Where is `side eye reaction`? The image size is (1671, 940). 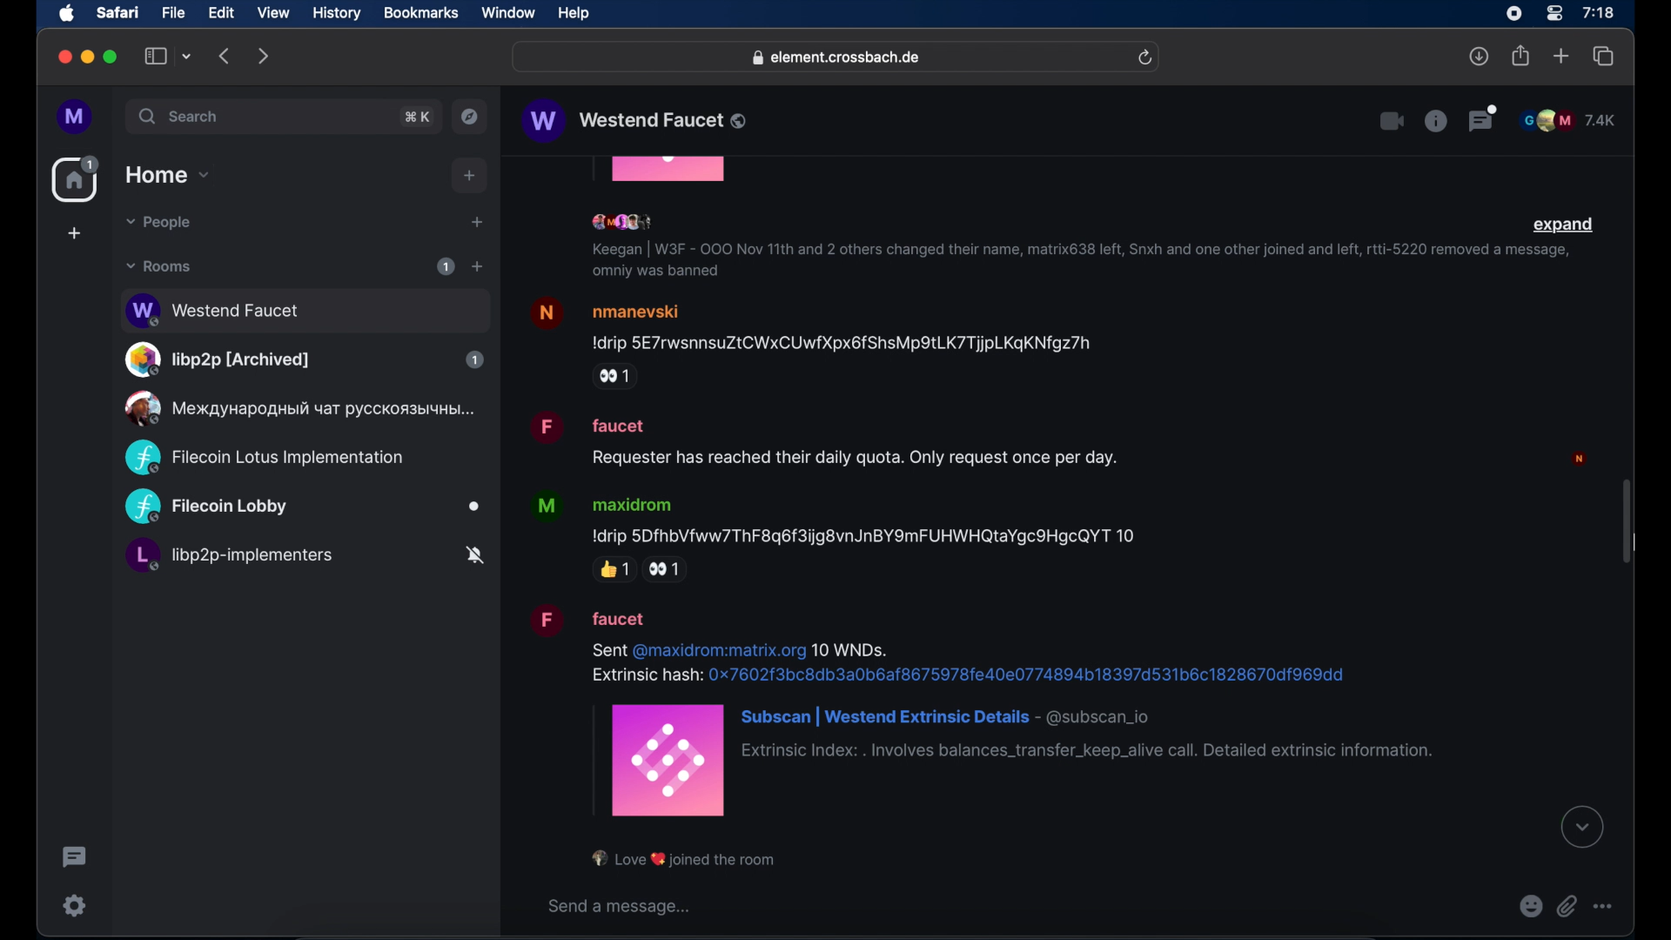
side eye reaction is located at coordinates (615, 377).